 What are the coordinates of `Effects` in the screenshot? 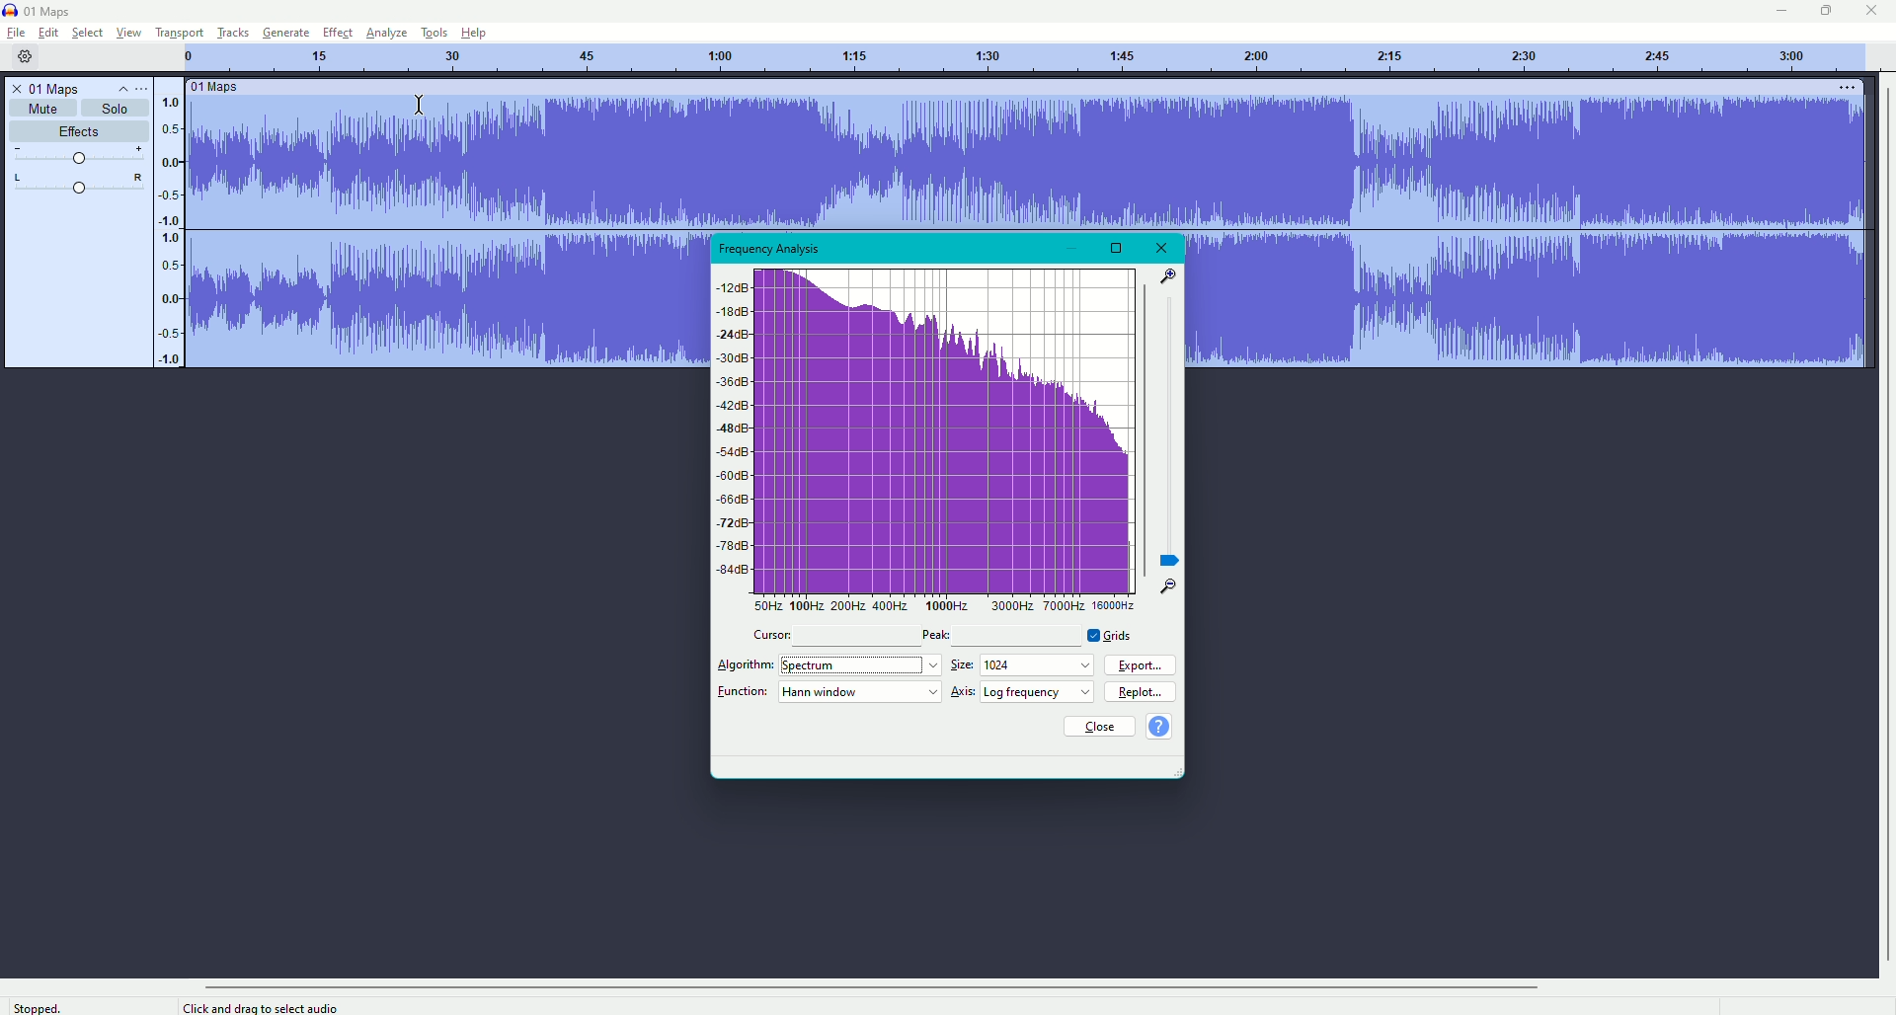 It's located at (76, 131).